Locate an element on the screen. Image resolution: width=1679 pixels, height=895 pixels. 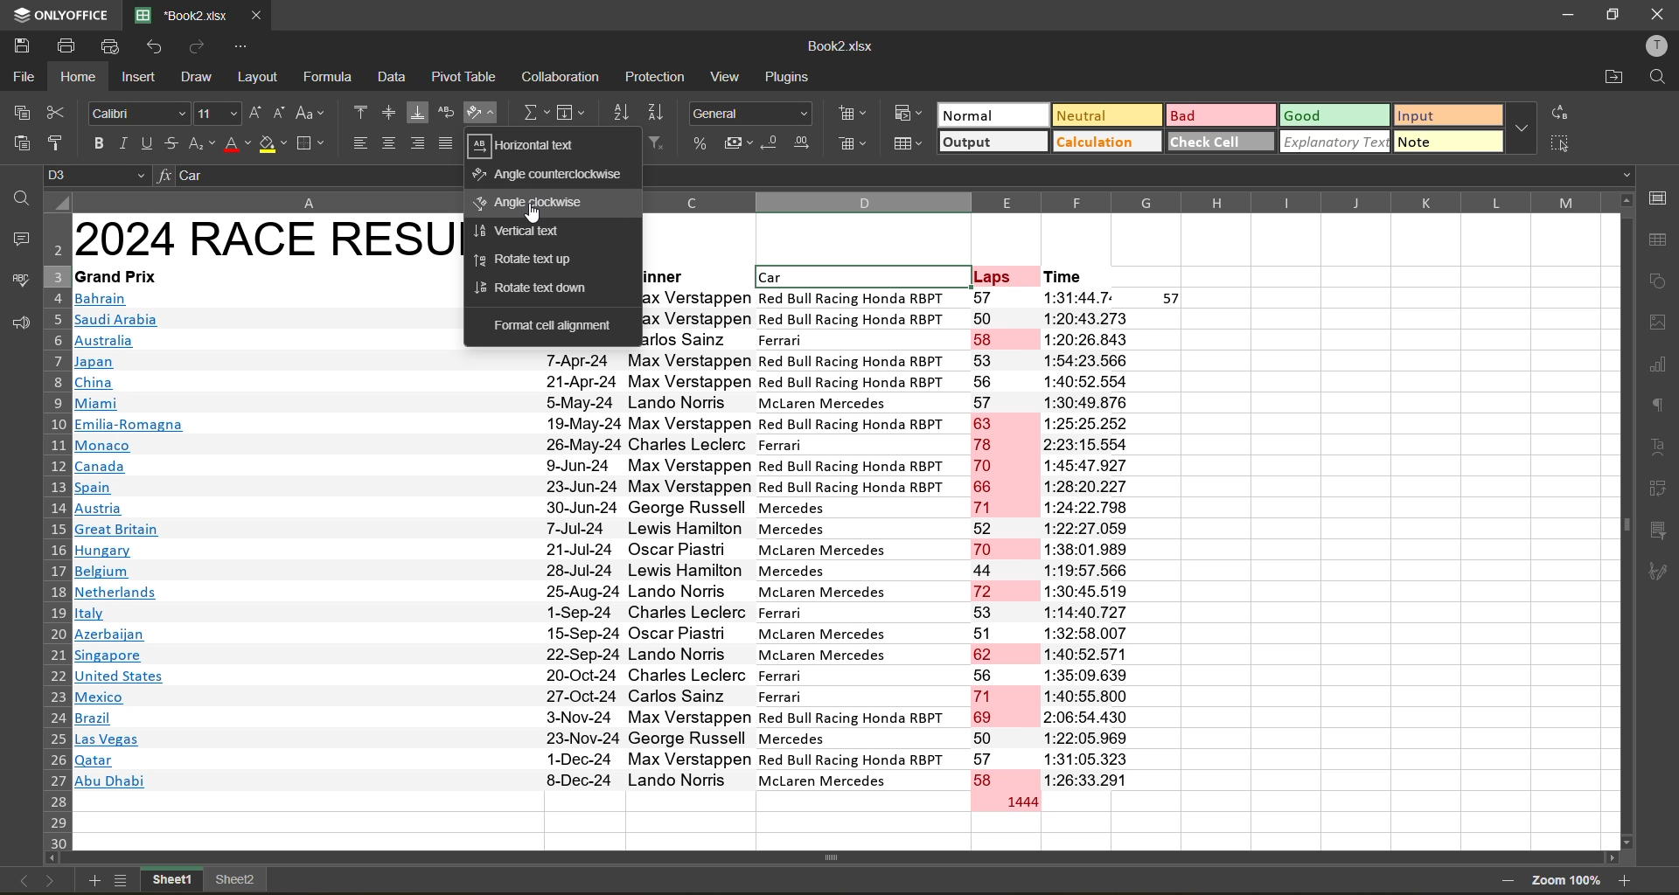
fields is located at coordinates (574, 113).